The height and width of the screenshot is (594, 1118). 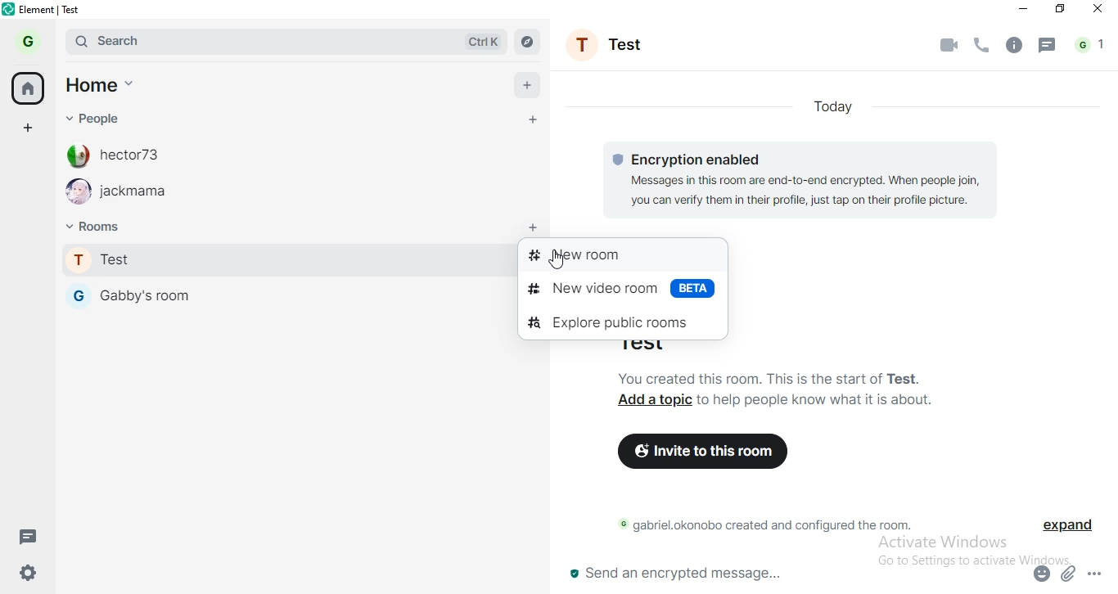 I want to click on close, so click(x=1100, y=11).